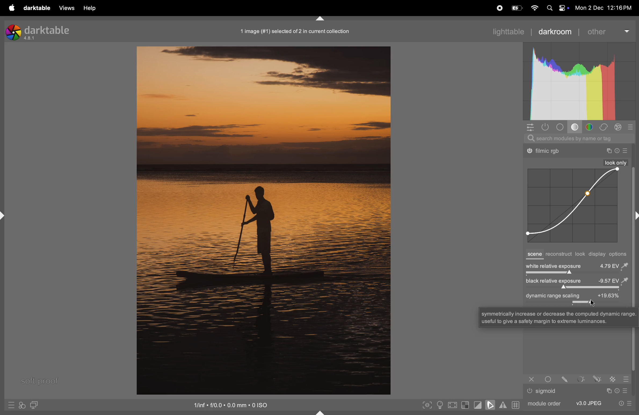 The width and height of the screenshot is (639, 415). What do you see at coordinates (498, 8) in the screenshot?
I see `record` at bounding box center [498, 8].